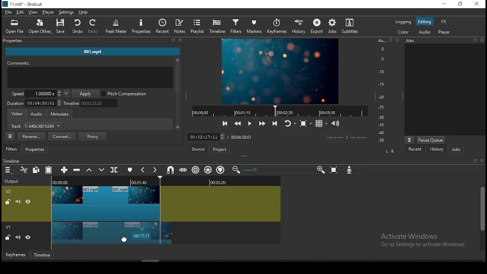 Image resolution: width=487 pixels, height=274 pixels. Describe the element at coordinates (279, 72) in the screenshot. I see `video preview` at that location.